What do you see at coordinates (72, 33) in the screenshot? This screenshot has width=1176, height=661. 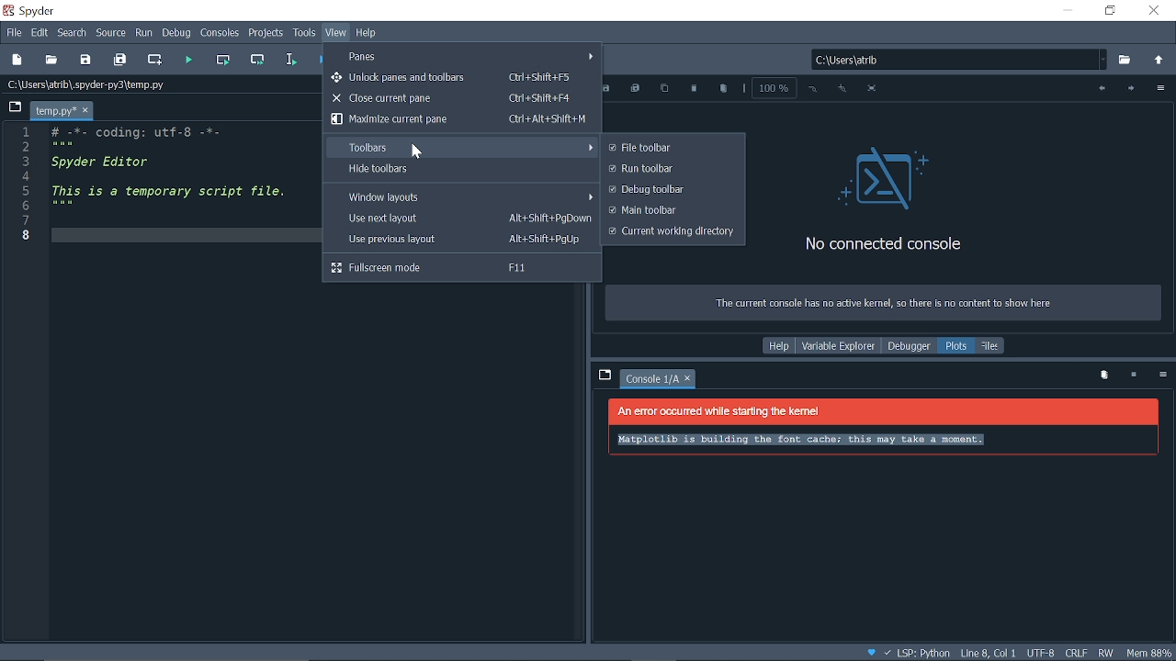 I see `Search` at bounding box center [72, 33].